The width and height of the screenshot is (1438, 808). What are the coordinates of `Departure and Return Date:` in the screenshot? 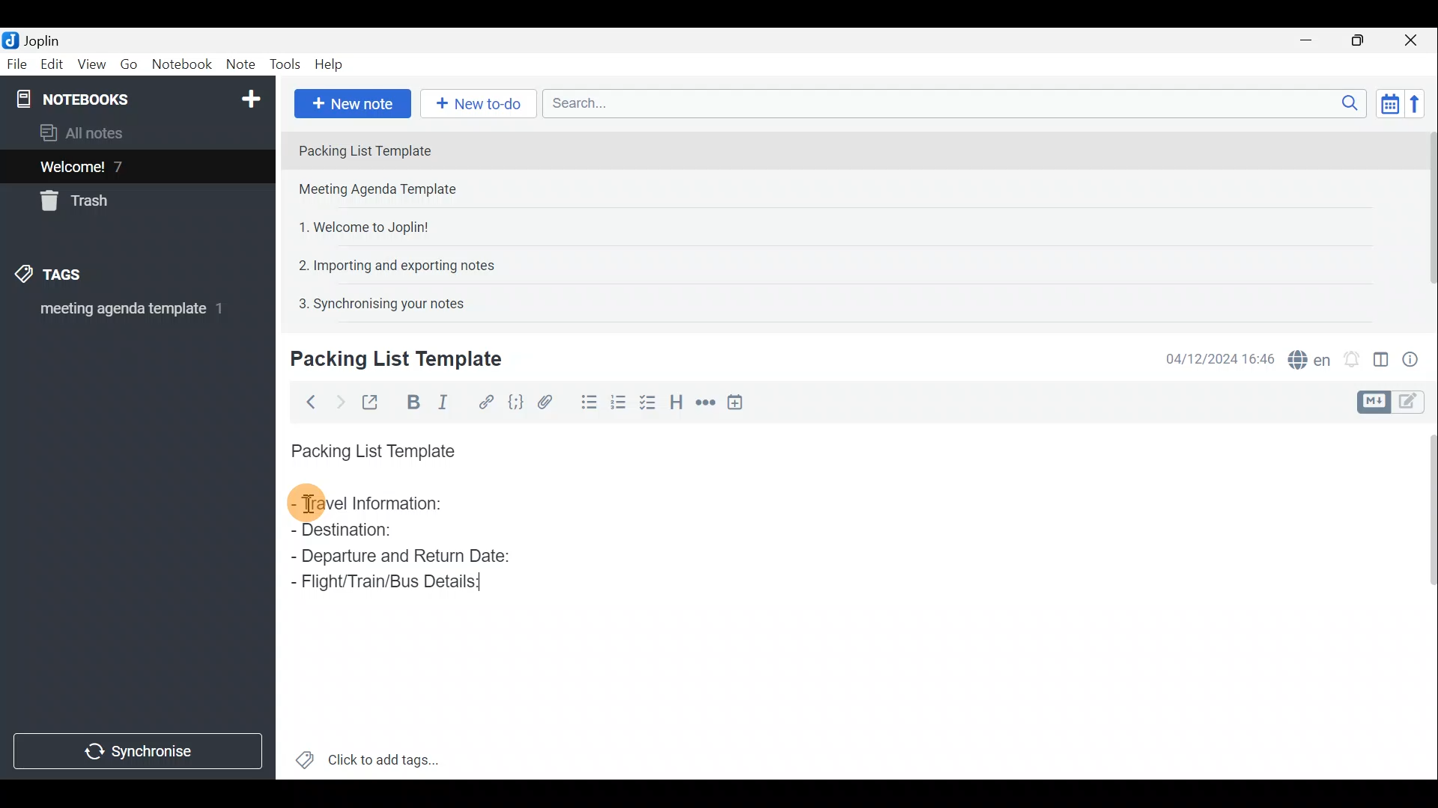 It's located at (401, 555).